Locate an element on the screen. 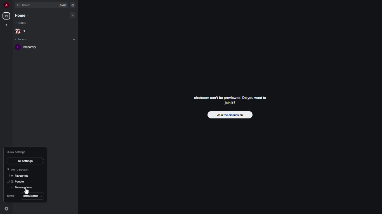 The width and height of the screenshot is (382, 214). navigator is located at coordinates (72, 5).